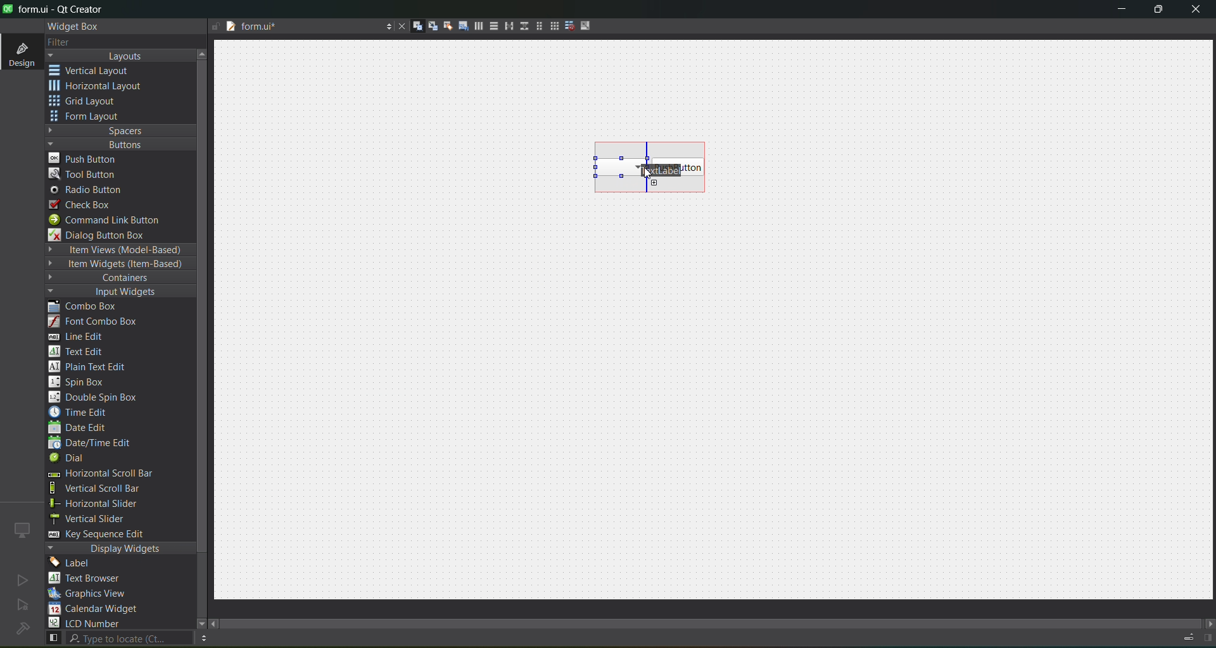 The width and height of the screenshot is (1216, 648). Describe the element at coordinates (73, 563) in the screenshot. I see `label` at that location.